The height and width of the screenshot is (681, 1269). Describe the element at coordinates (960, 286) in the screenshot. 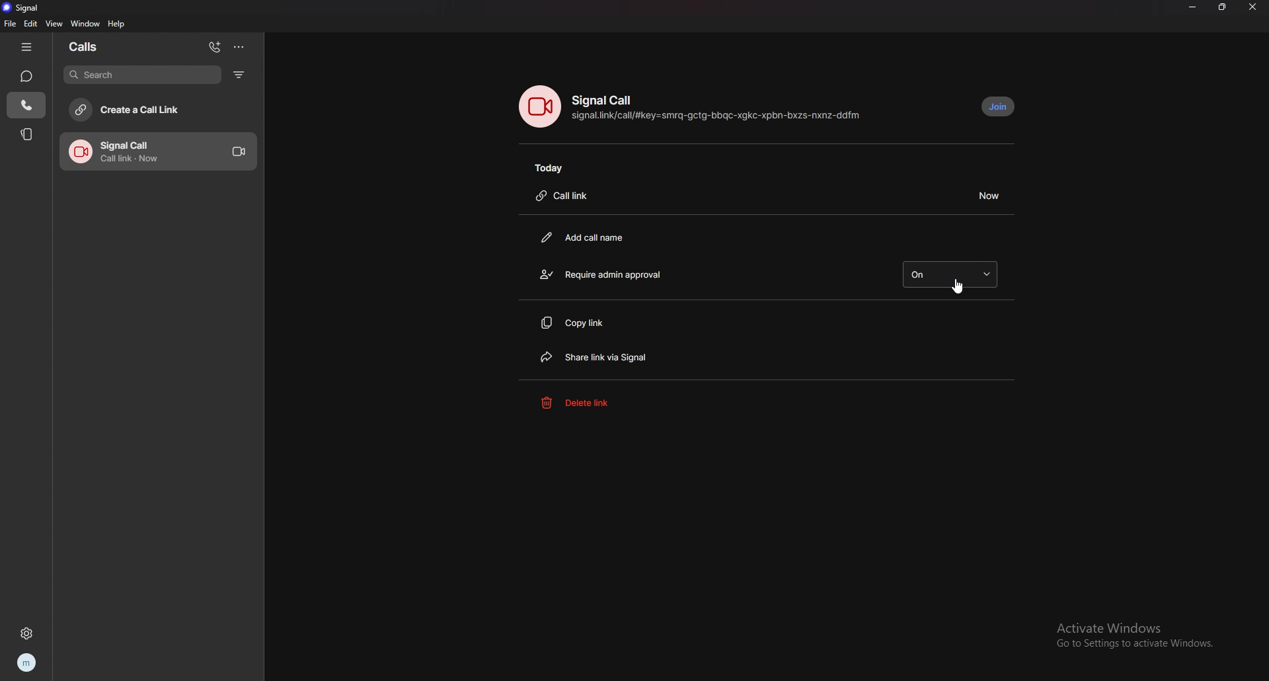

I see `cursor` at that location.